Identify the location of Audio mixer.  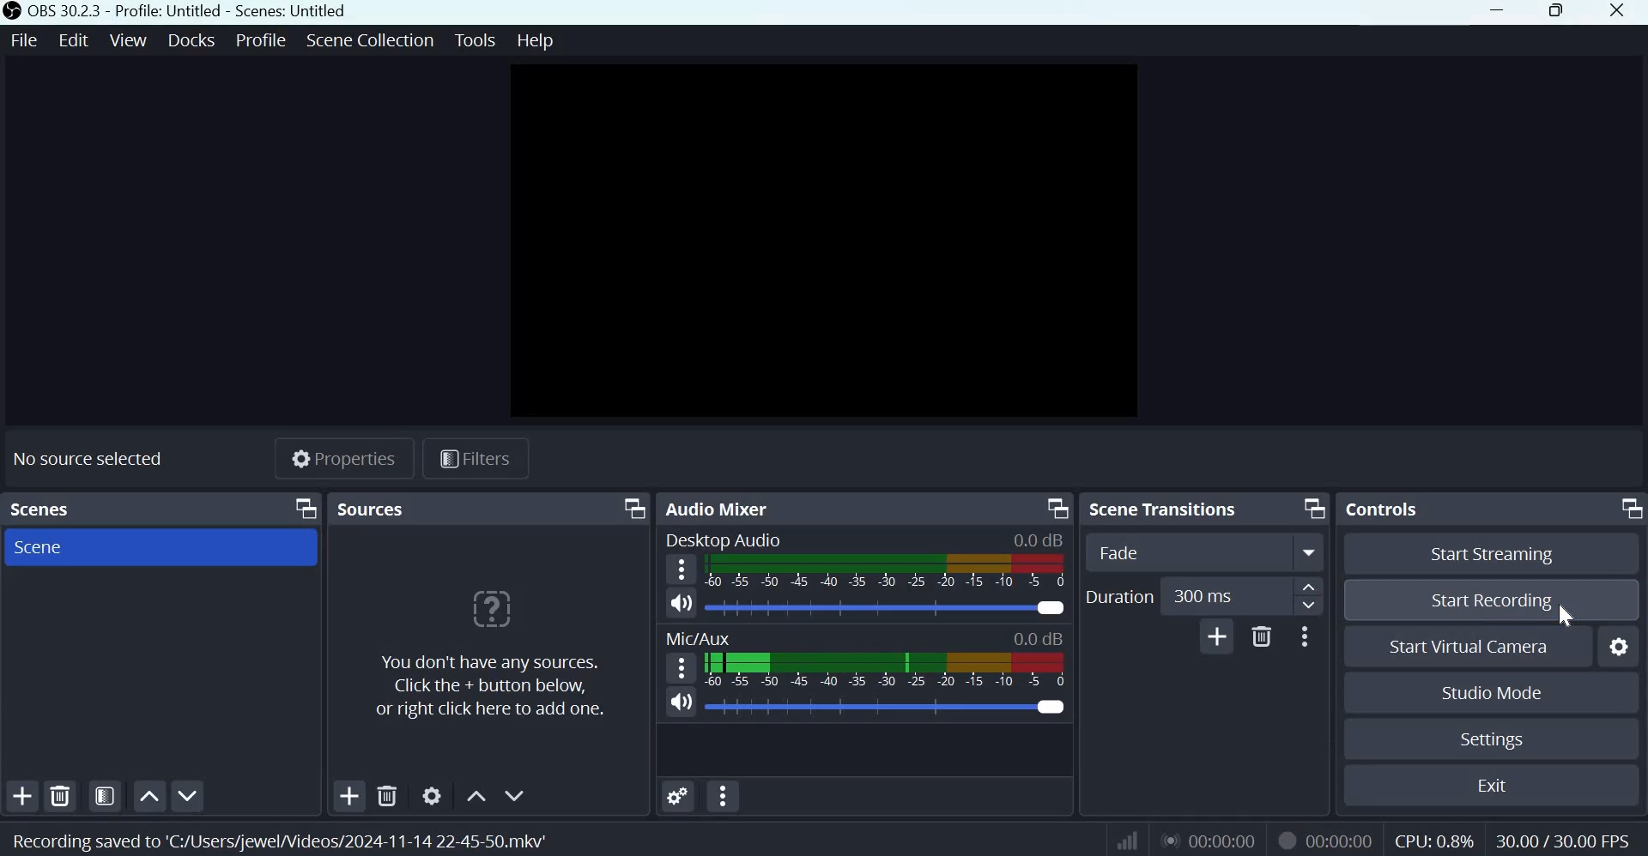
(720, 508).